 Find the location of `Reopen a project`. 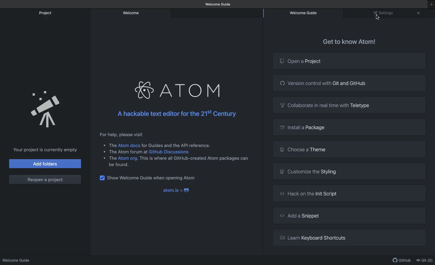

Reopen a project is located at coordinates (46, 179).